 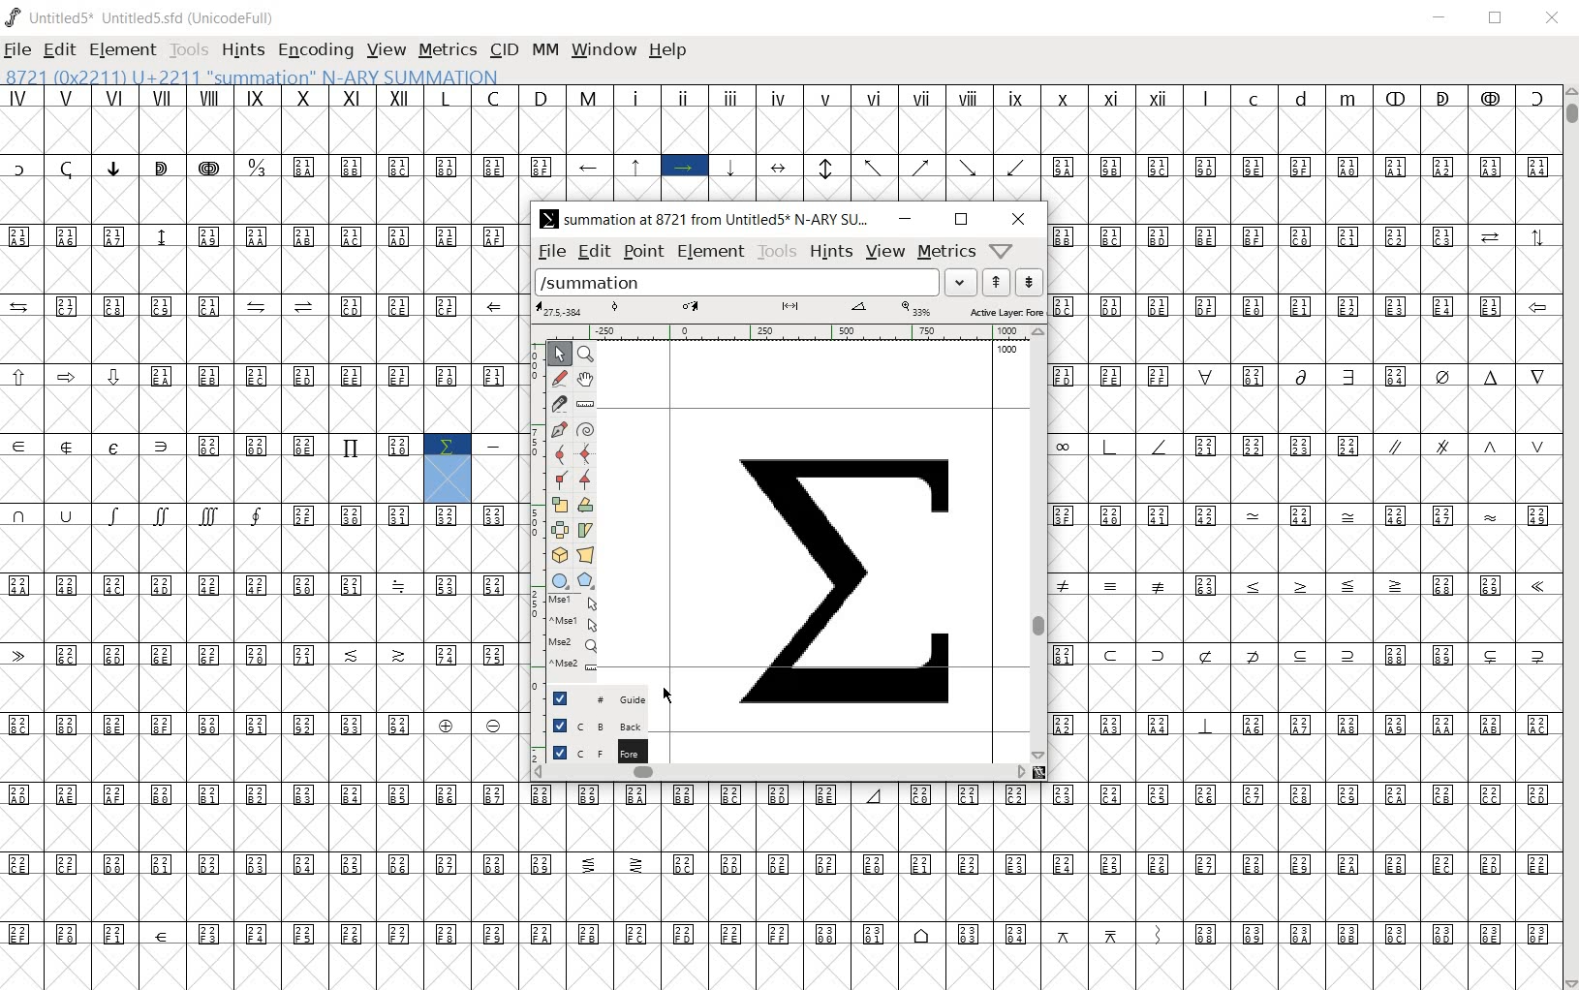 I want to click on mse1 mse1 mse2 mse2, so click(x=572, y=633).